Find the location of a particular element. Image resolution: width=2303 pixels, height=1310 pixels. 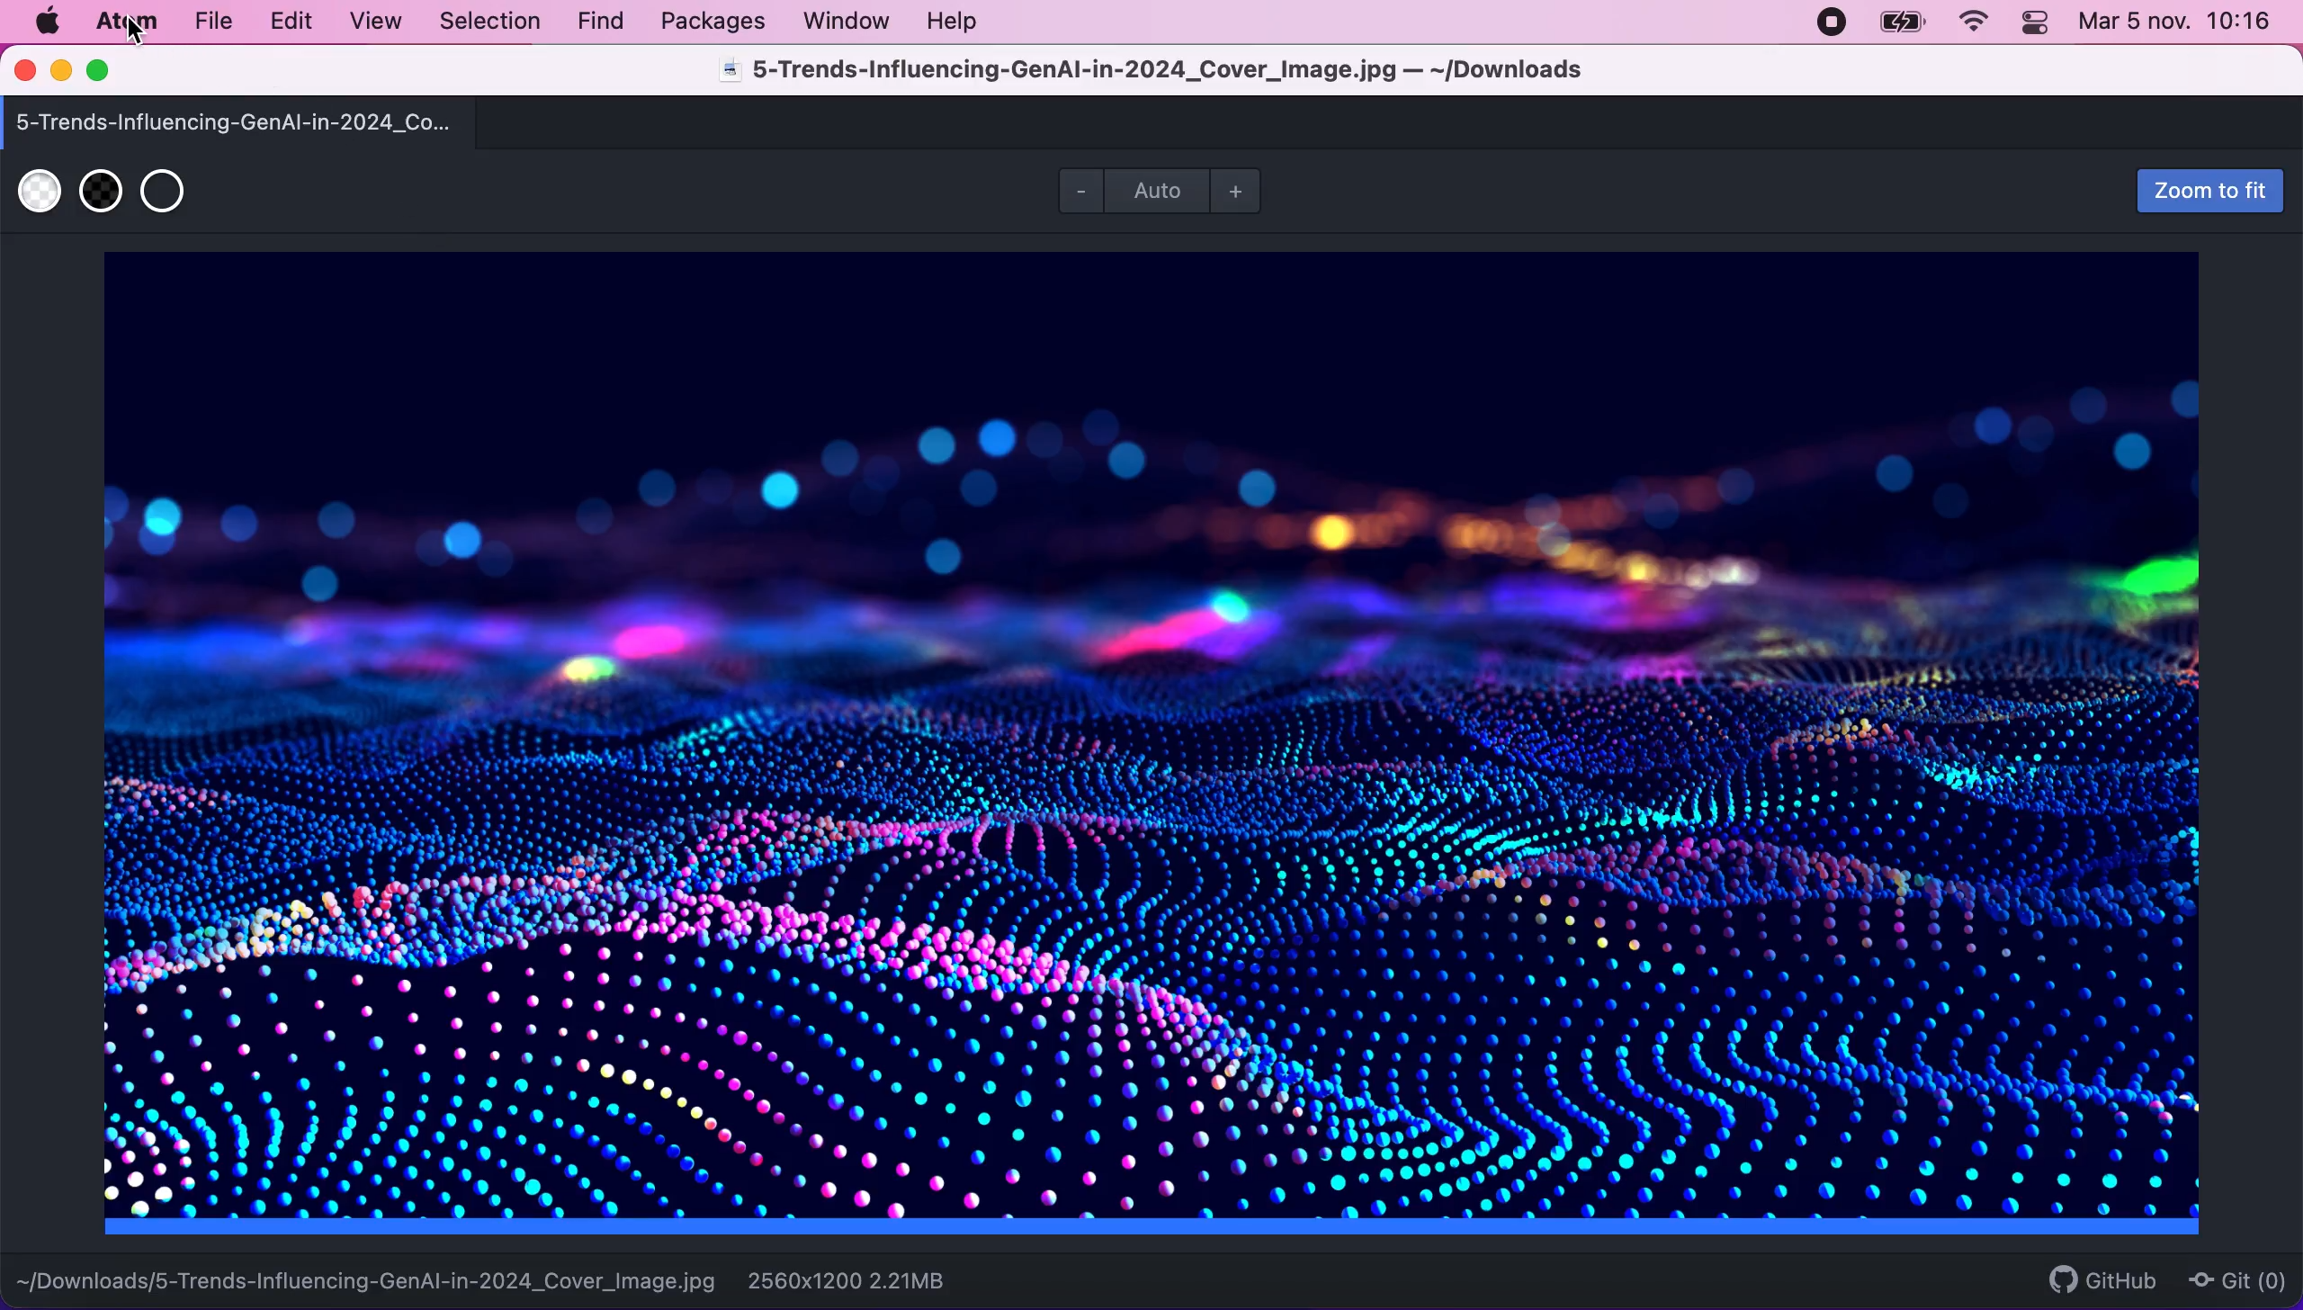

battery is located at coordinates (1902, 22).